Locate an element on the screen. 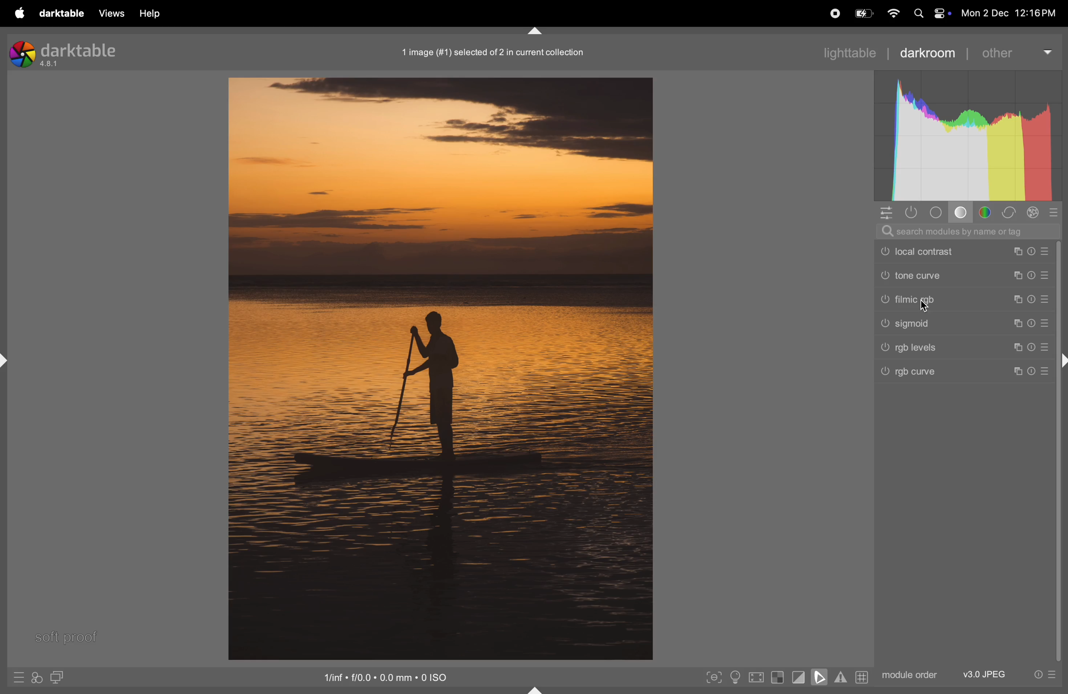 Image resolution: width=1068 pixels, height=694 pixels. sigmoid is located at coordinates (965, 323).